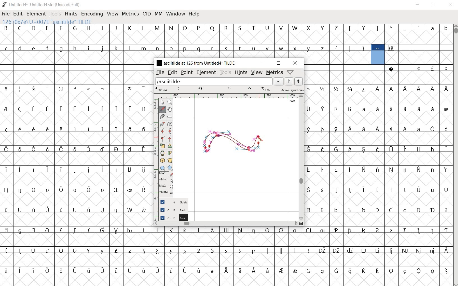 This screenshot has width=458, height=286. I want to click on pointer, so click(162, 102).